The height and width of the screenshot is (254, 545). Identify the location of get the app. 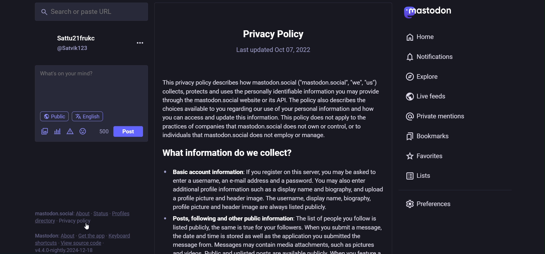
(91, 236).